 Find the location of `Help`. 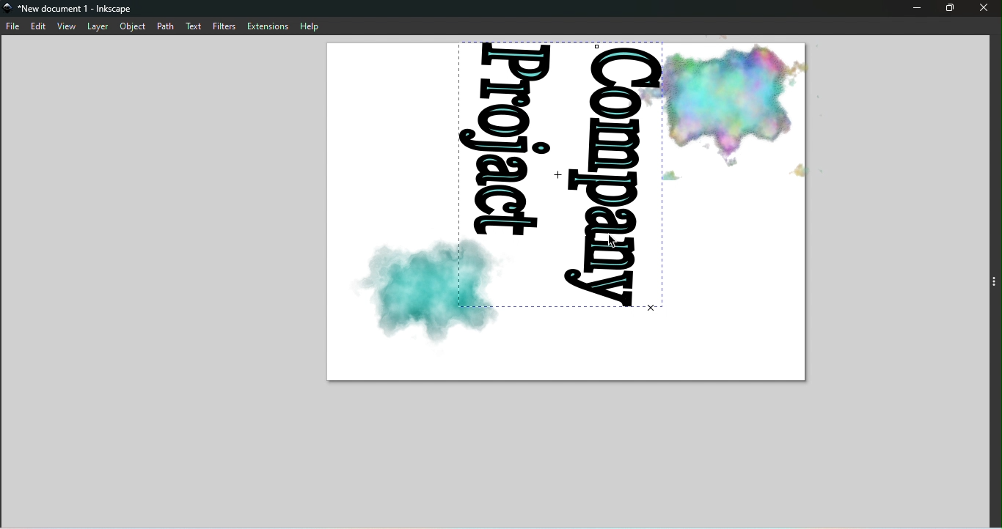

Help is located at coordinates (312, 25).